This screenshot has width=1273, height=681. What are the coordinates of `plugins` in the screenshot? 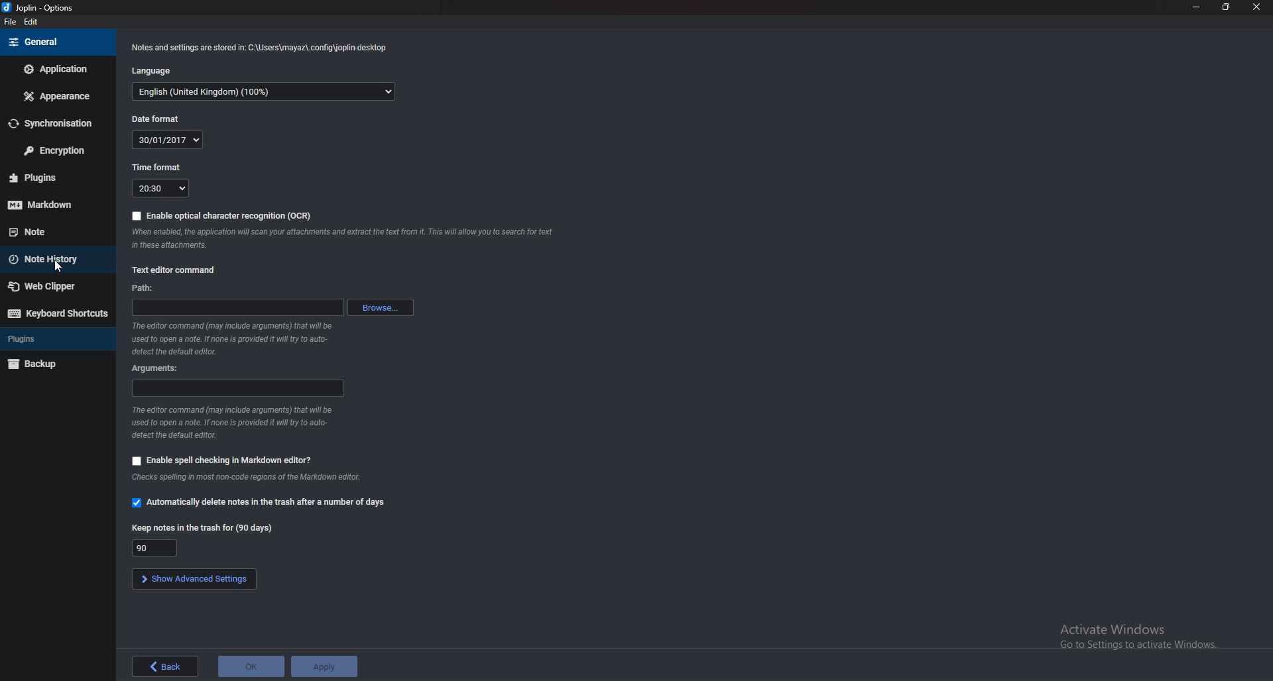 It's located at (46, 338).